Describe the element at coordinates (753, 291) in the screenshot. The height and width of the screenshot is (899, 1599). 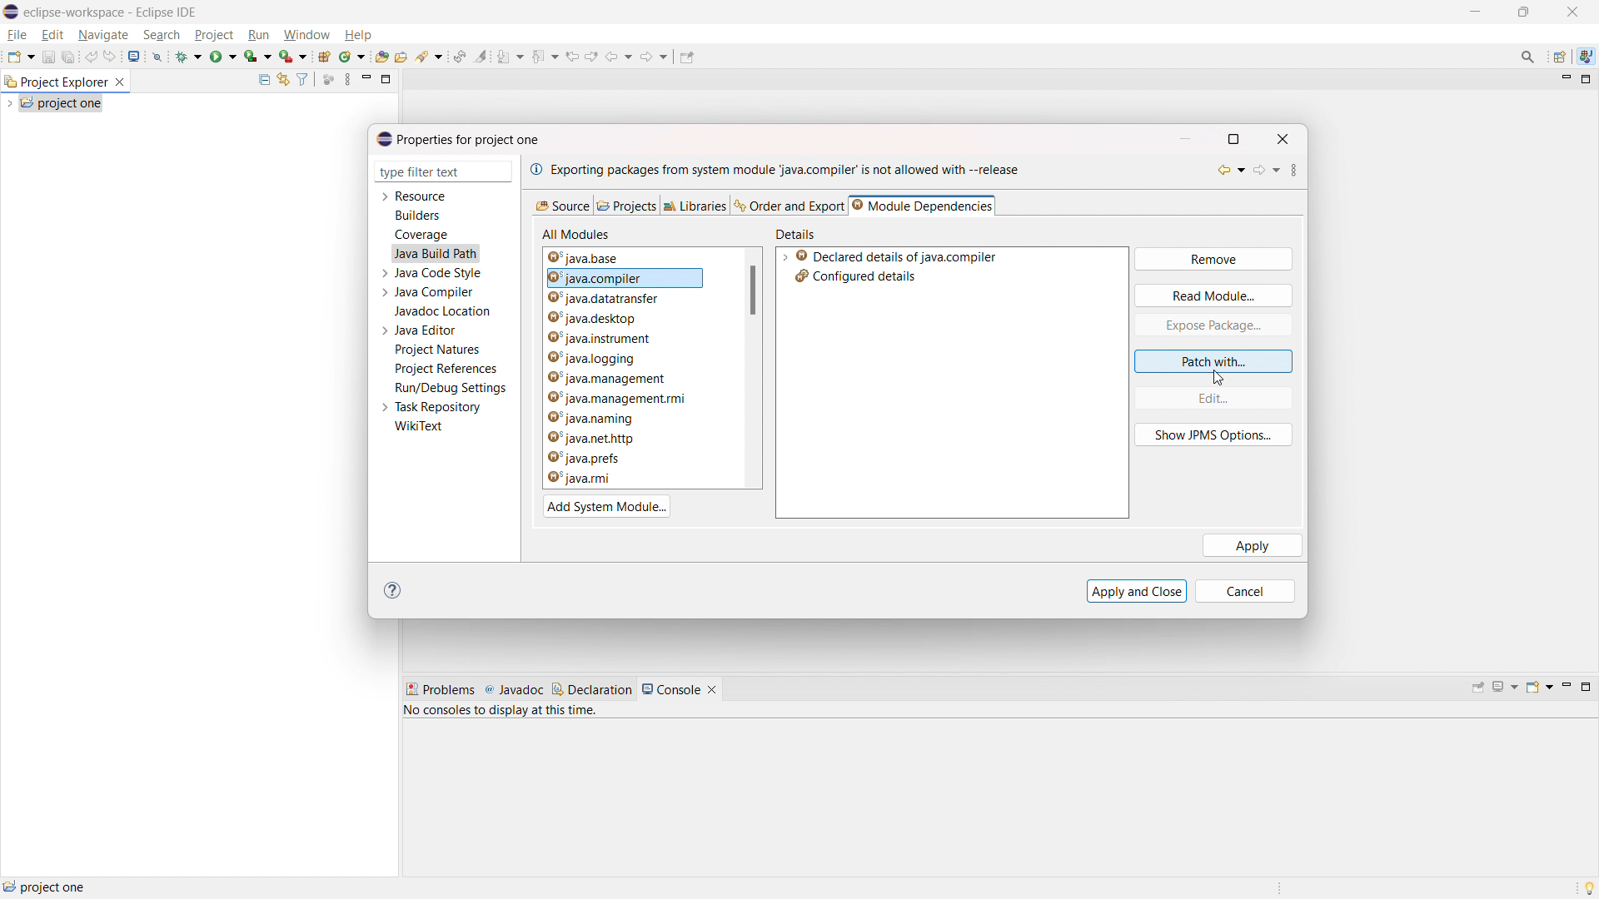
I see `scrollbar` at that location.